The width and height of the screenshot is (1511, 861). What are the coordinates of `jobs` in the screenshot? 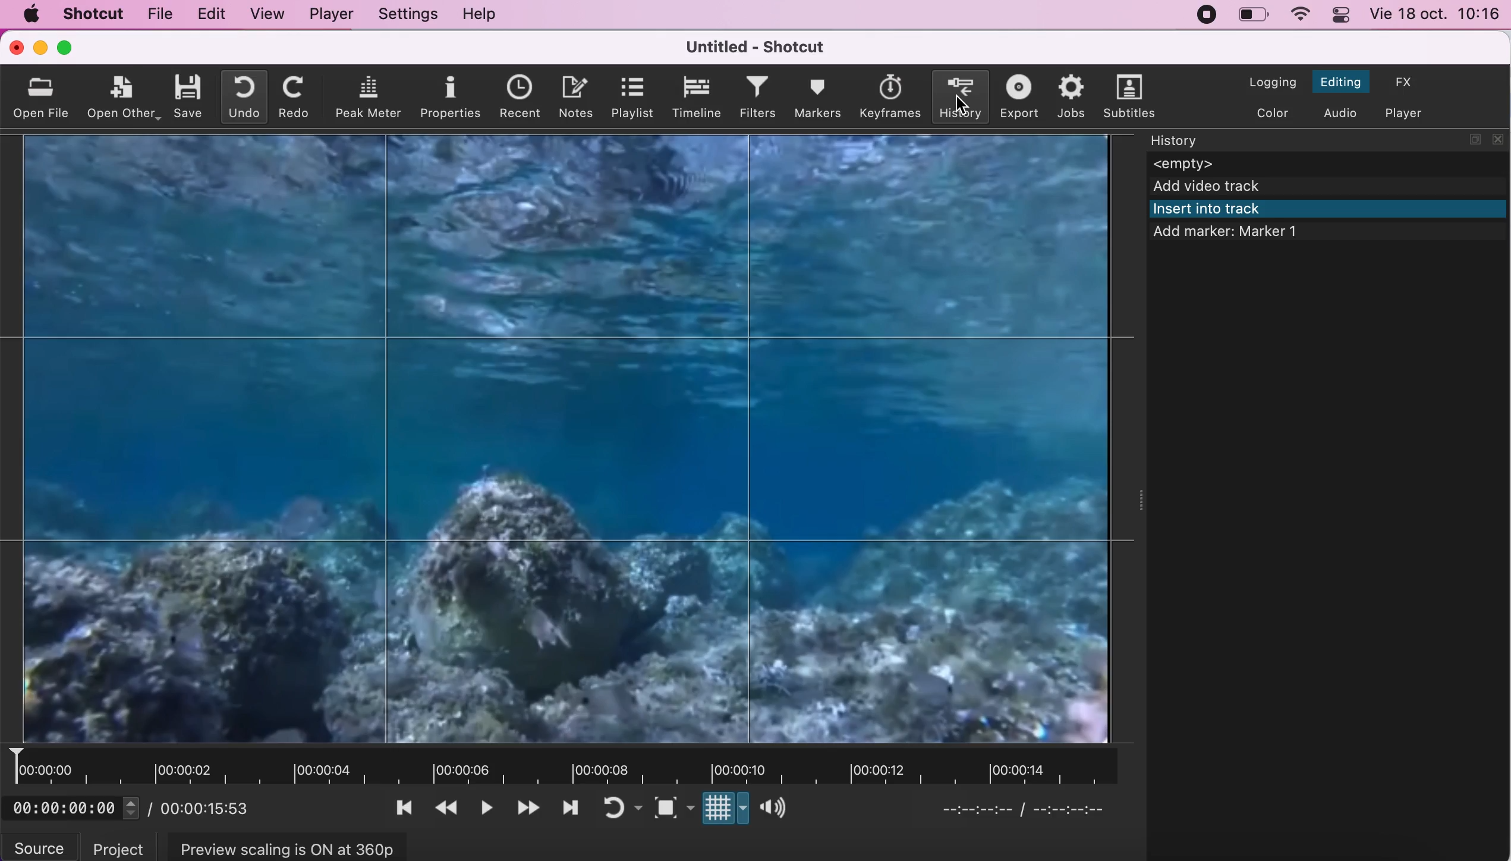 It's located at (1069, 95).